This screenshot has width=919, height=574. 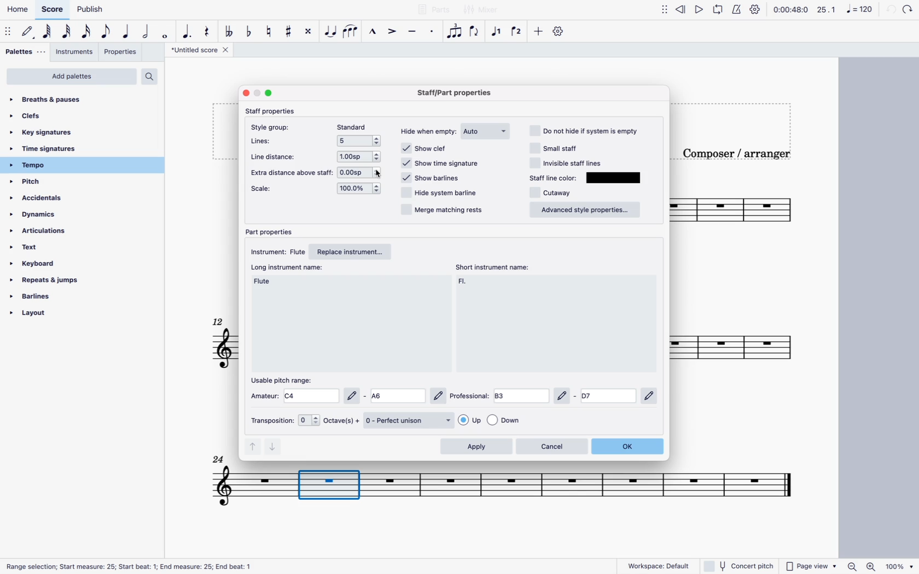 What do you see at coordinates (361, 172) in the screenshot?
I see `options` at bounding box center [361, 172].